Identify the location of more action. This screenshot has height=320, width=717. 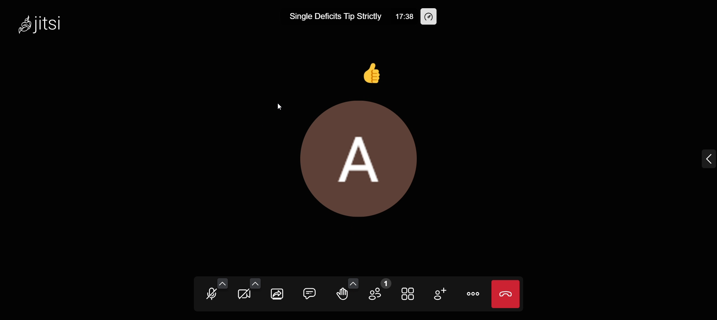
(473, 294).